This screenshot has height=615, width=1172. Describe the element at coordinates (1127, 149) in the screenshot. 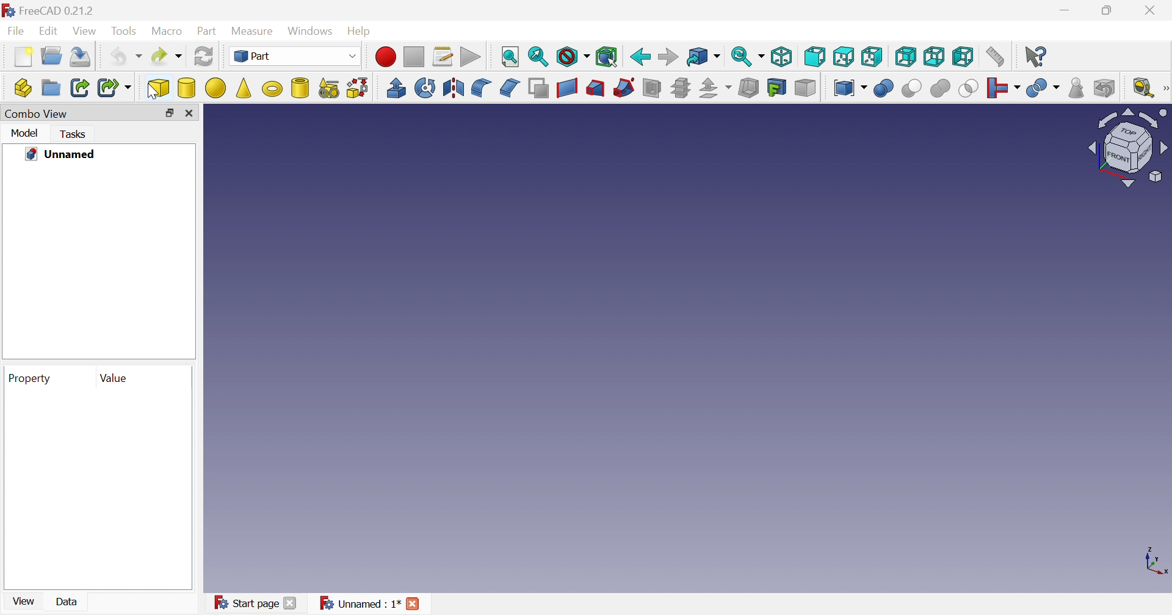

I see `Viewing angle` at that location.